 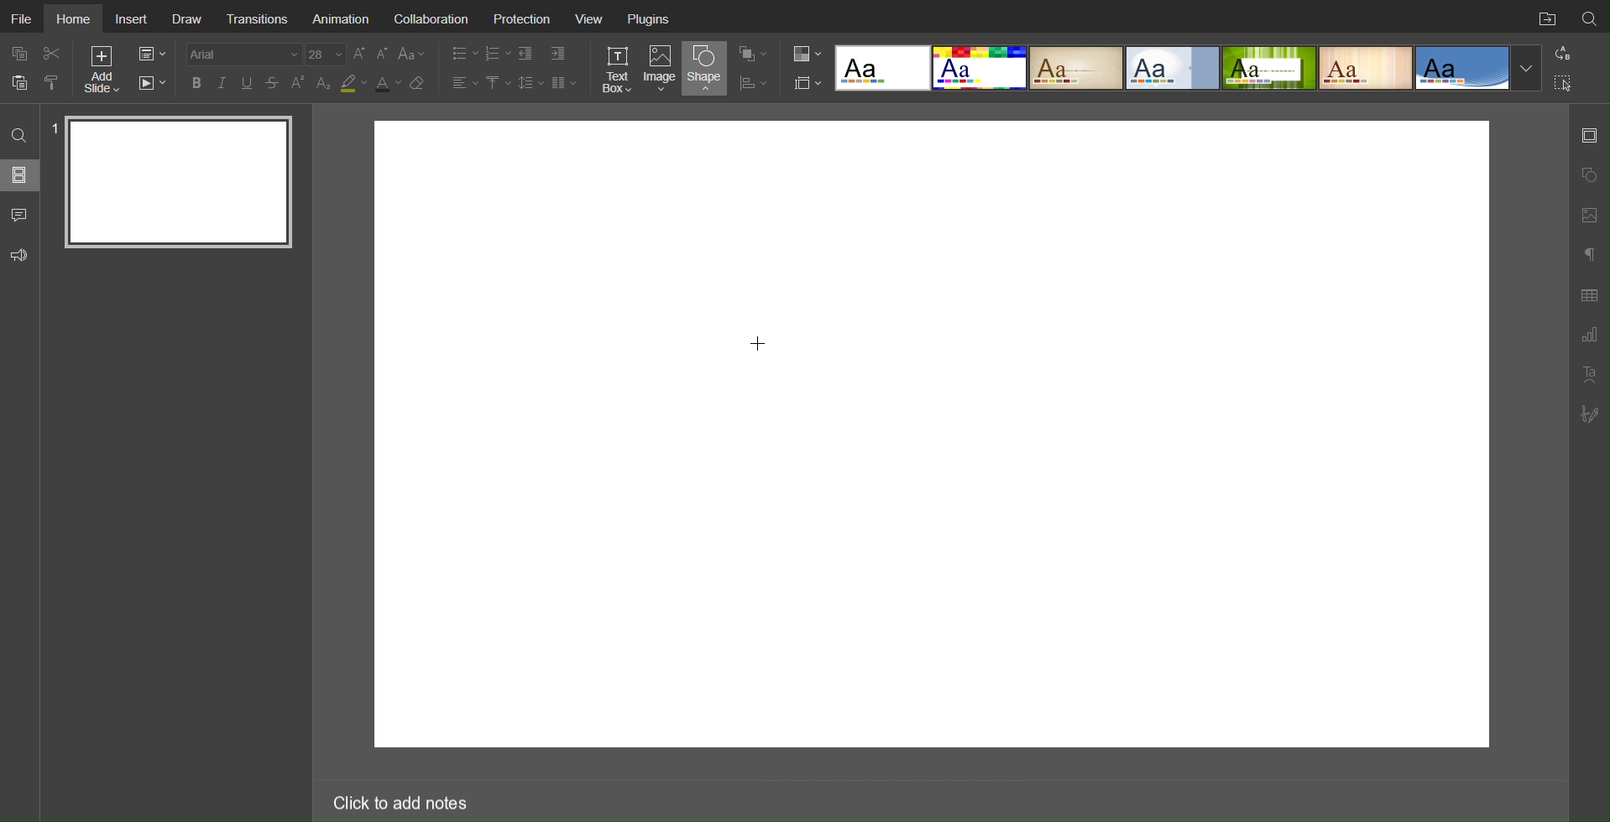 I want to click on Table Settings, so click(x=1589, y=294).